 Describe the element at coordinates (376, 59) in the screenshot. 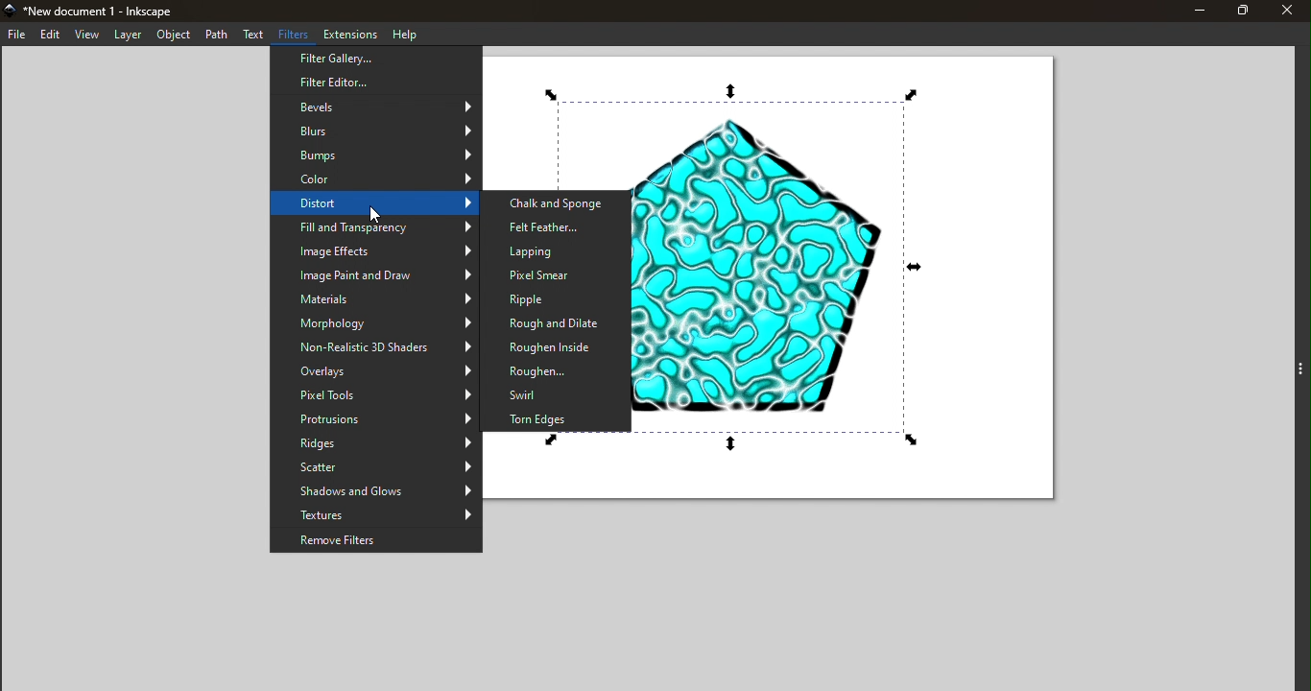

I see `Filter Gallery` at that location.